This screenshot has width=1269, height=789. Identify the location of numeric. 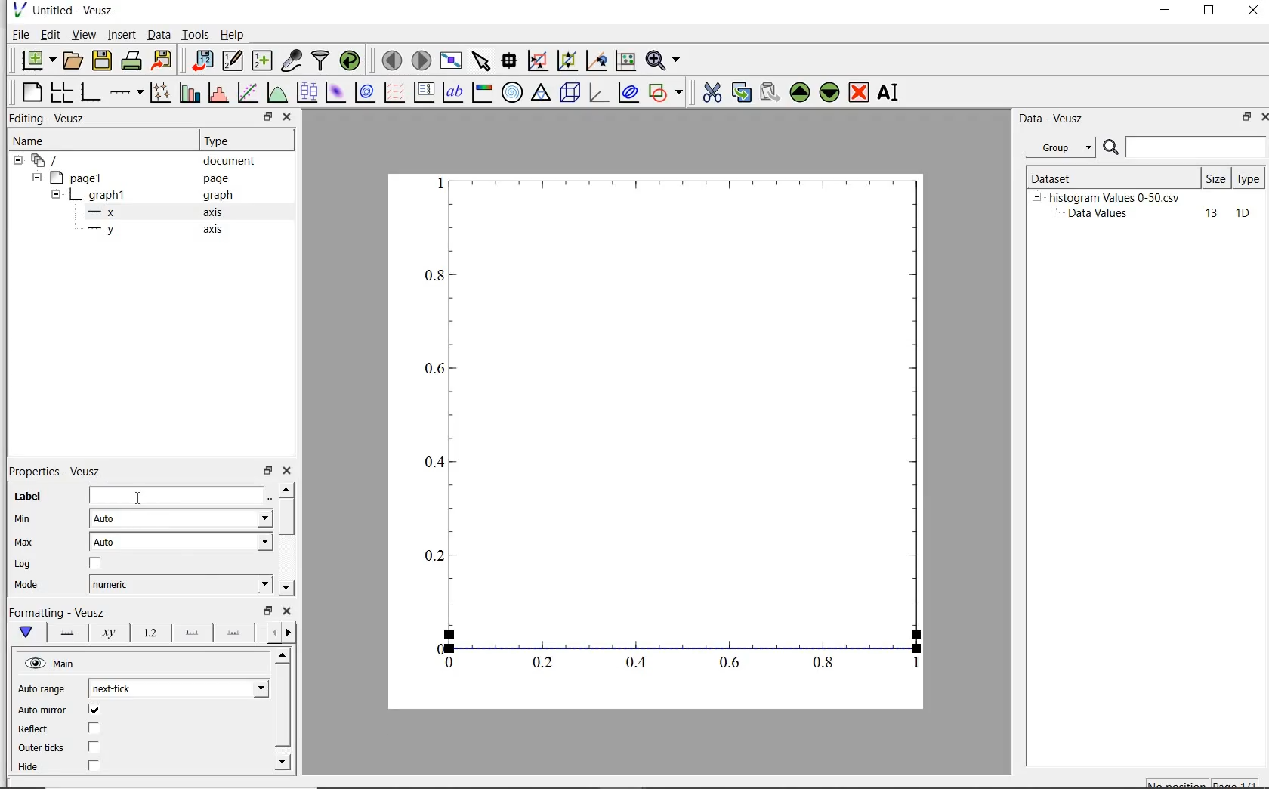
(179, 584).